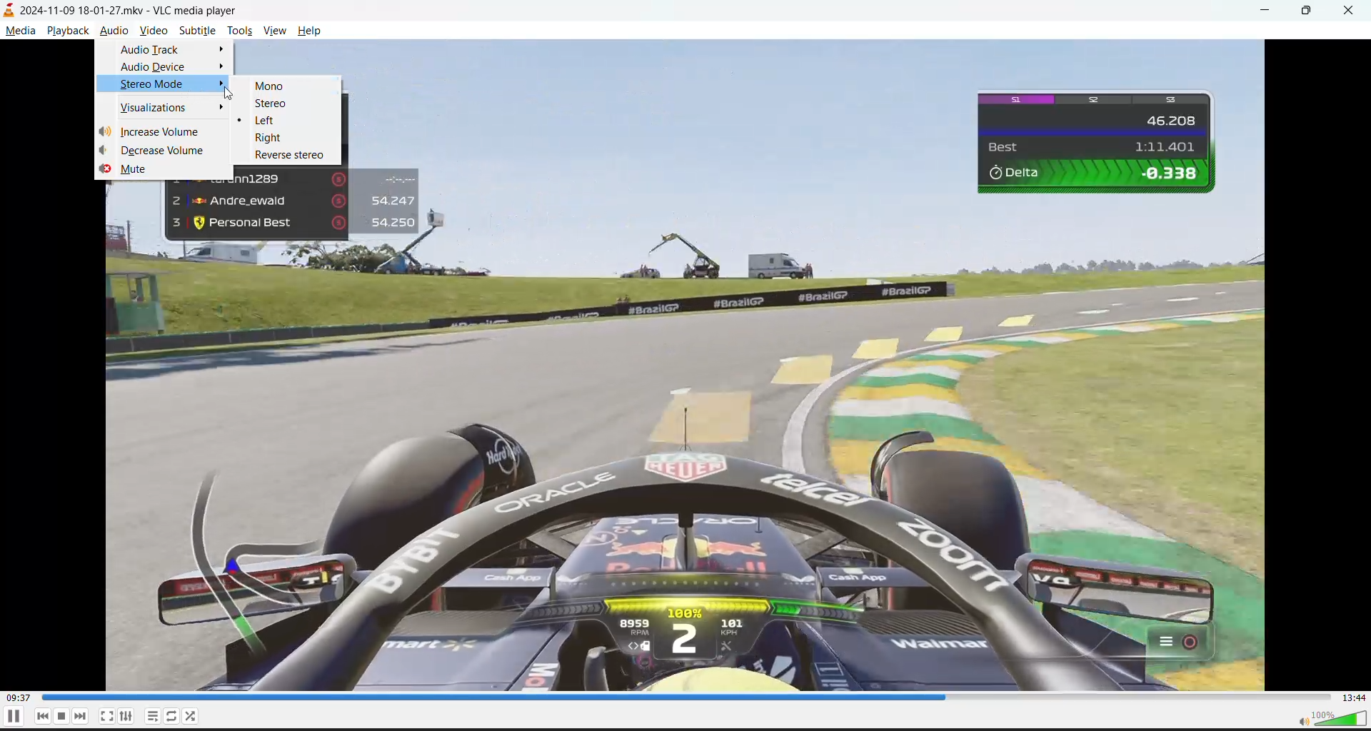  I want to click on playlist, so click(151, 715).